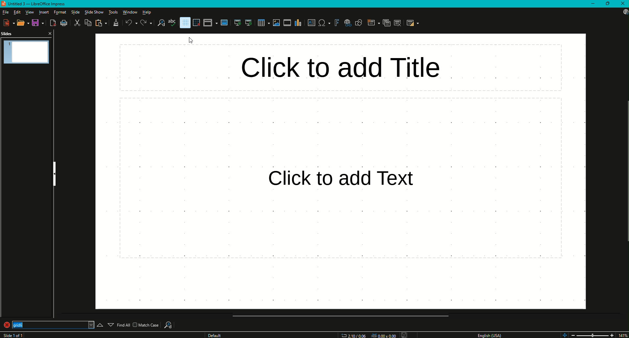 Image resolution: width=629 pixels, height=338 pixels. Describe the element at coordinates (44, 11) in the screenshot. I see `Insert` at that location.